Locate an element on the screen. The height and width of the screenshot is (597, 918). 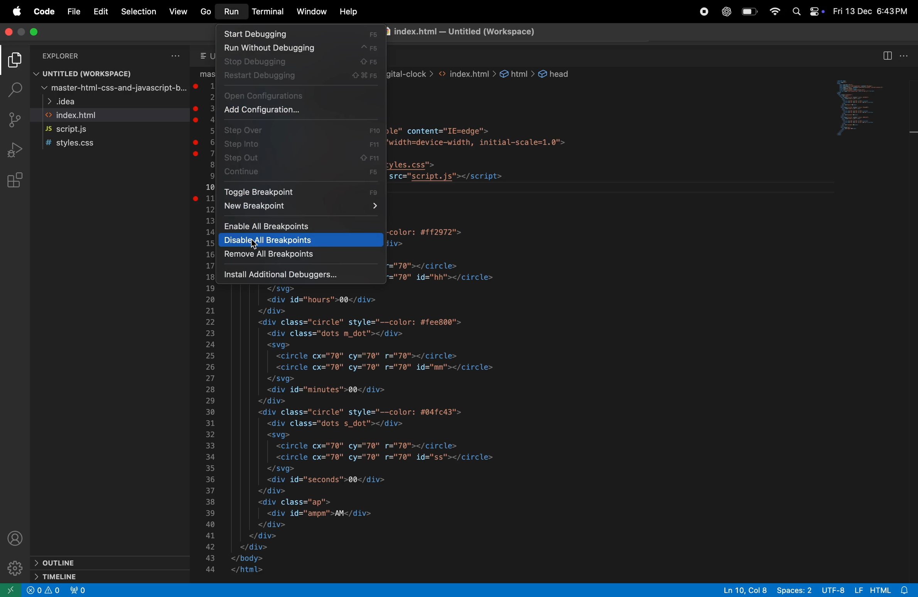
split editor is located at coordinates (888, 56).